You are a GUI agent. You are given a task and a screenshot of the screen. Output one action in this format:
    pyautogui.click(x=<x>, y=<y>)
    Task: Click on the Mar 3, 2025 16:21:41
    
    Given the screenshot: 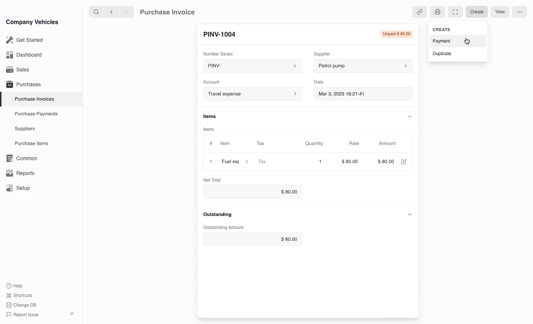 What is the action you would take?
    pyautogui.click(x=356, y=94)
    